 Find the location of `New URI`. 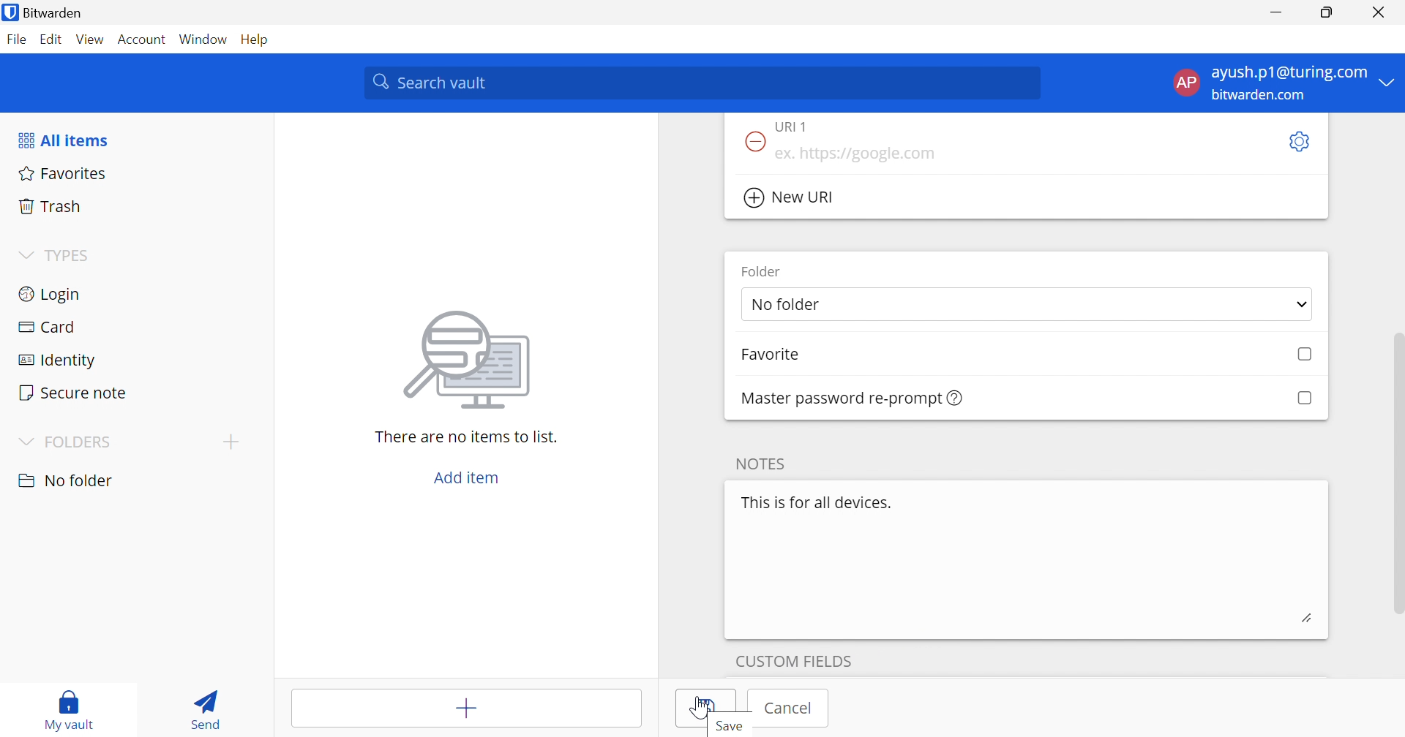

New URI is located at coordinates (791, 198).